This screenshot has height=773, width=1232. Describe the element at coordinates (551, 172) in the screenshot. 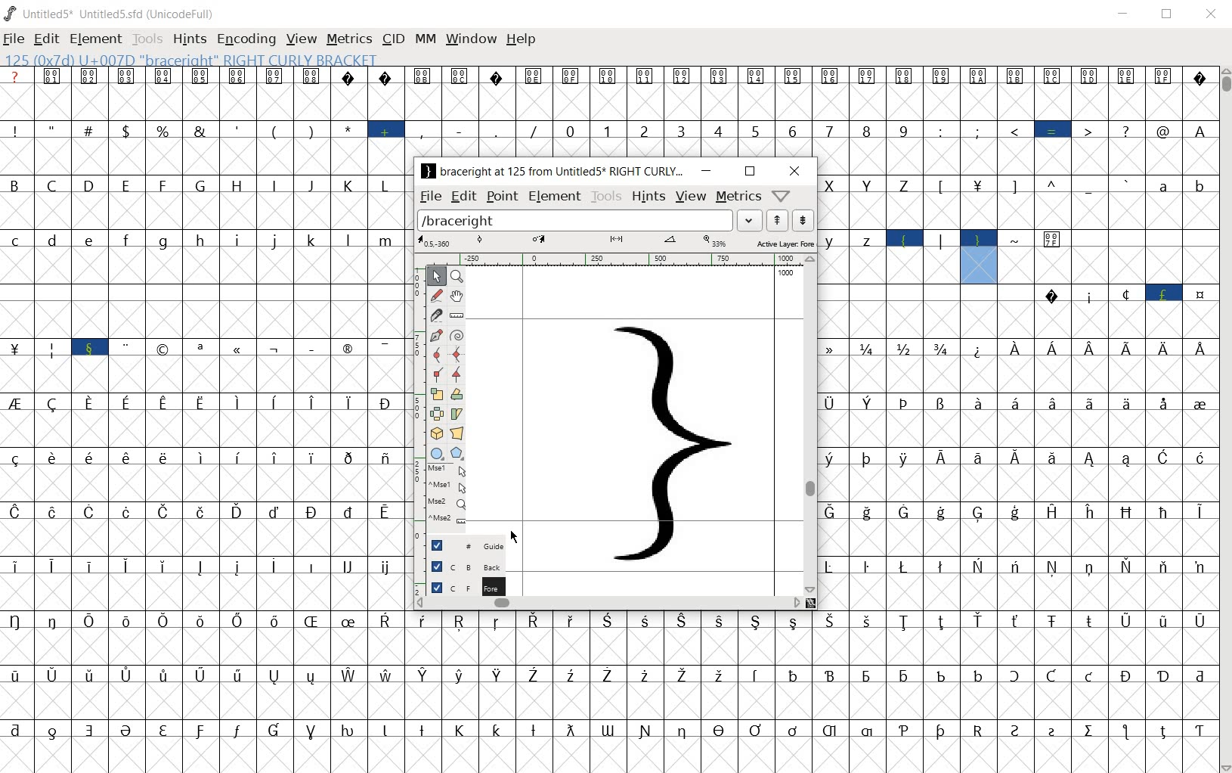

I see `braceright at 125 from Untitled5 RIGHT CURLY ...` at that location.